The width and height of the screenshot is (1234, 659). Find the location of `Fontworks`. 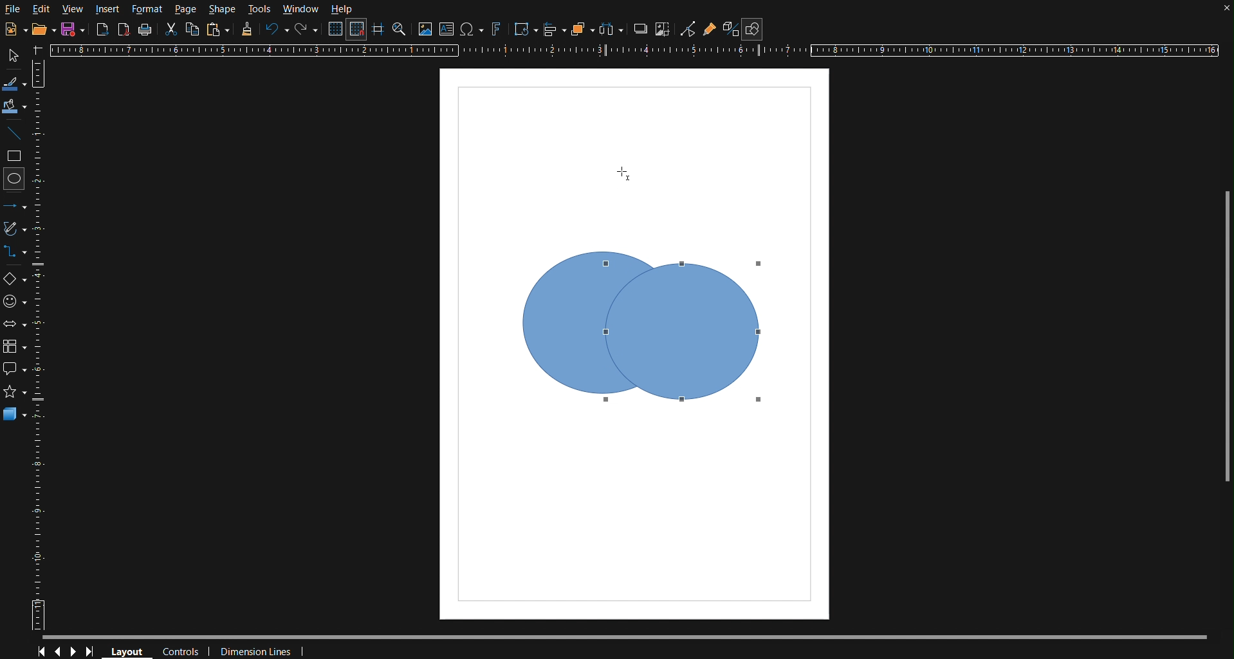

Fontworks is located at coordinates (496, 30).